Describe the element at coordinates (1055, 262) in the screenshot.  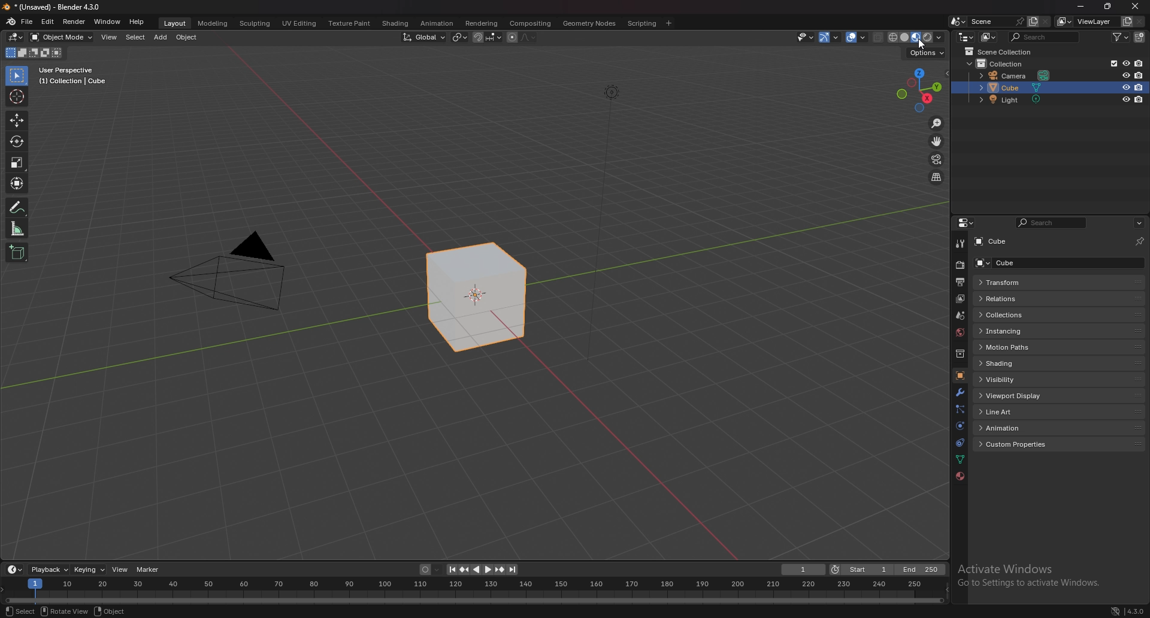
I see `cube` at that location.